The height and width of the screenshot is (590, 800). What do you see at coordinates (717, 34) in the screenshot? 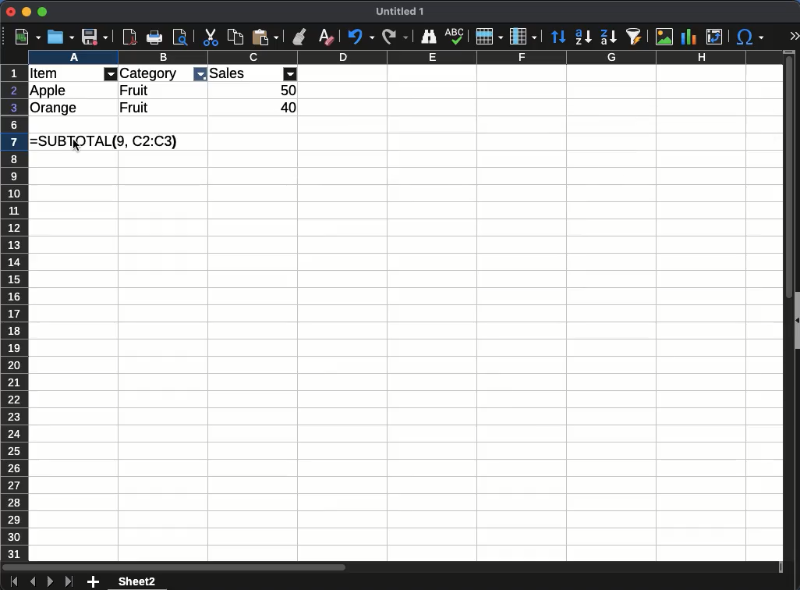
I see `pivot table` at bounding box center [717, 34].